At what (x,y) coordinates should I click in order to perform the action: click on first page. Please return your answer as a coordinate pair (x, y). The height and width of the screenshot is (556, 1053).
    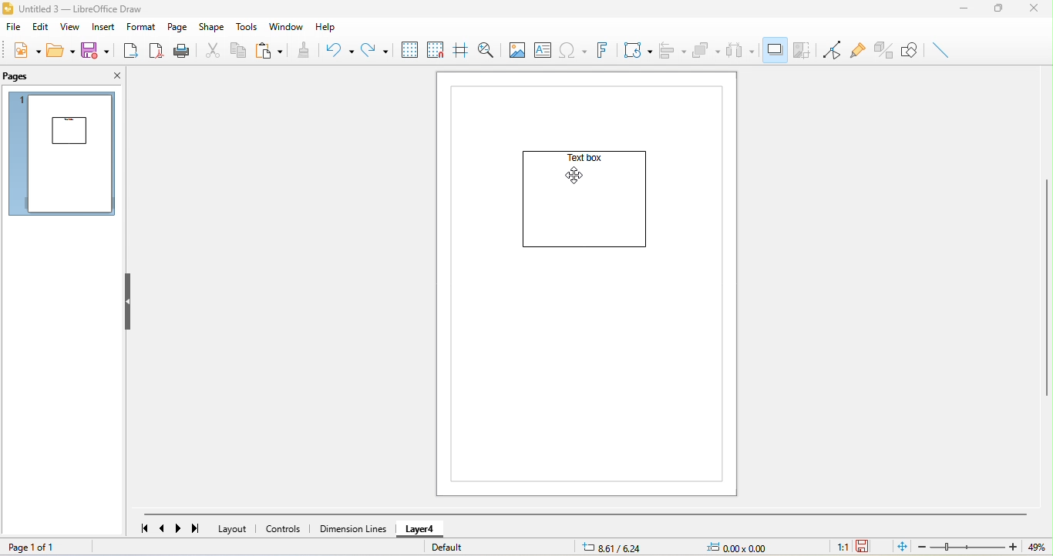
    Looking at the image, I should click on (143, 528).